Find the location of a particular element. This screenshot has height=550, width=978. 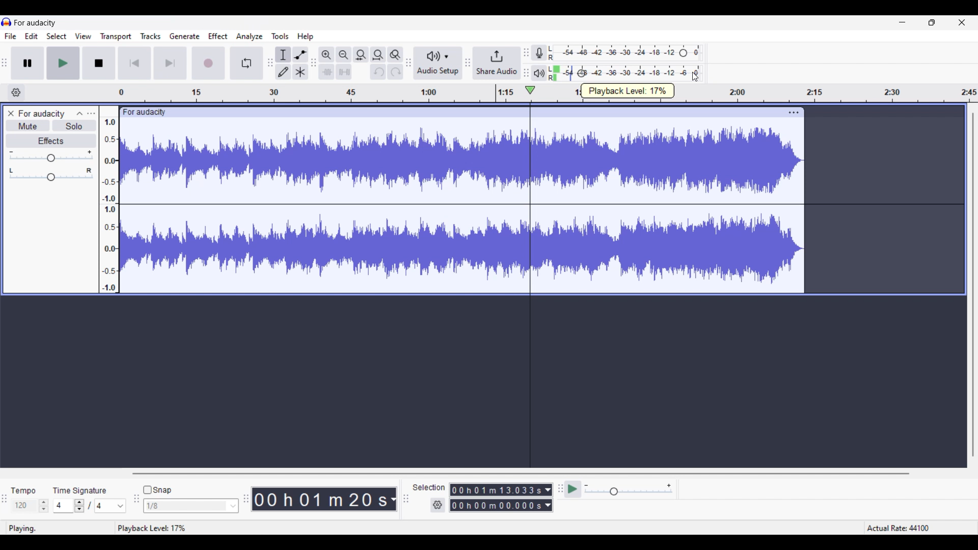

Current track is located at coordinates (320, 205).